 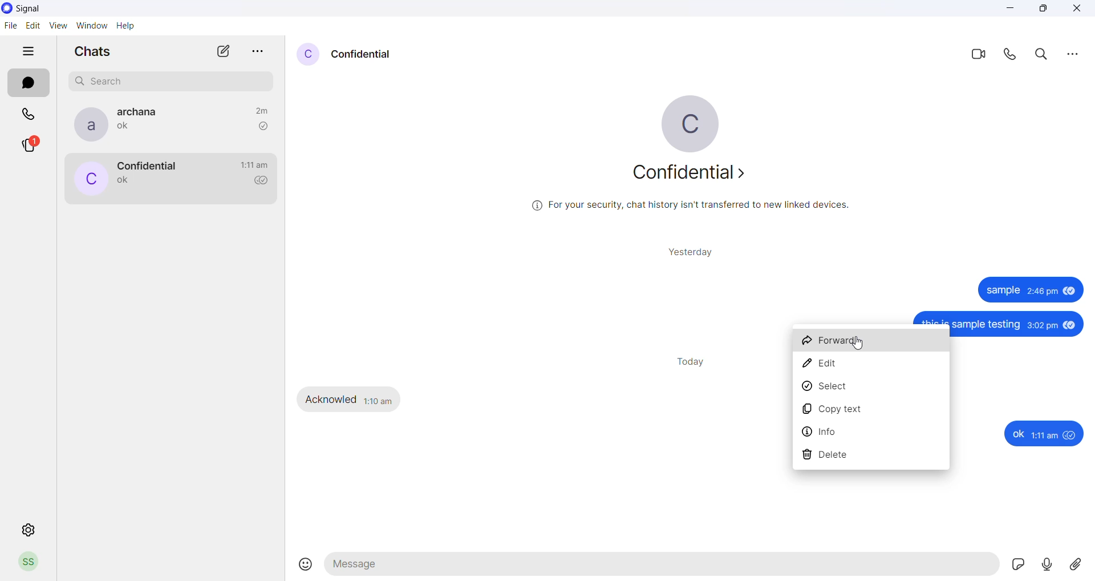 I want to click on seen, so click(x=1071, y=325).